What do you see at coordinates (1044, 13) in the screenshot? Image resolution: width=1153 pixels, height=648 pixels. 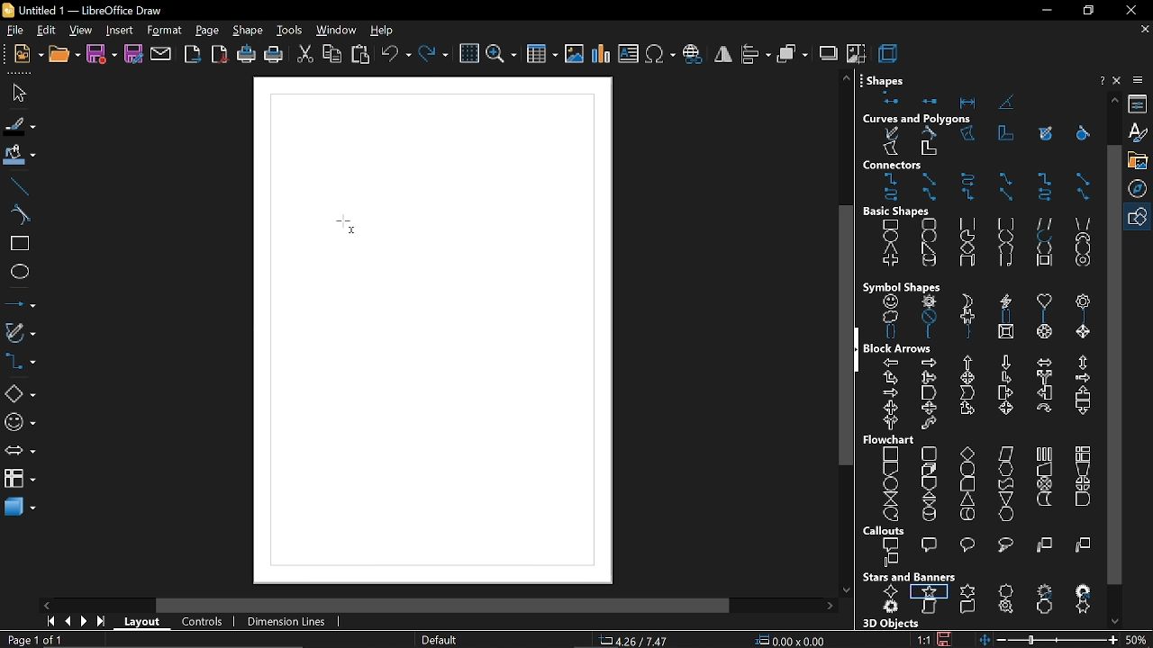 I see `minimize` at bounding box center [1044, 13].